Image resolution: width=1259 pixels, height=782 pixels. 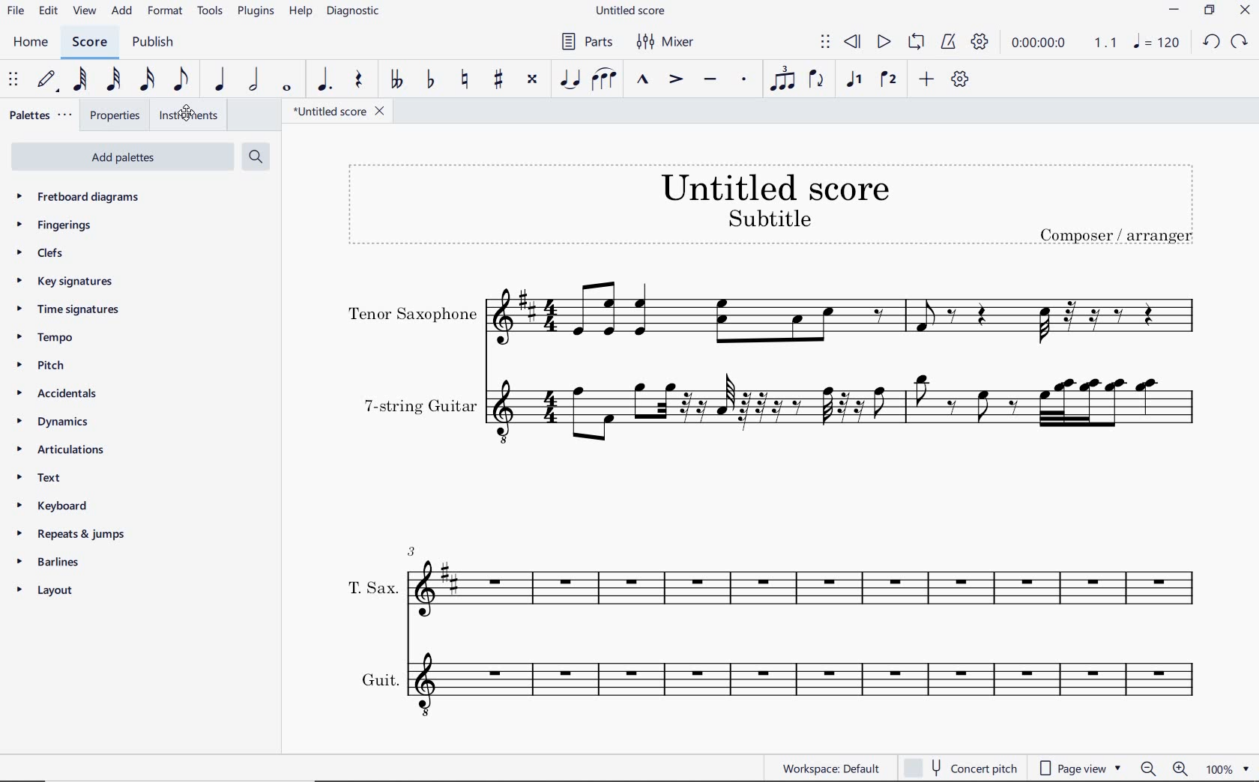 I want to click on VOICE 2, so click(x=890, y=80).